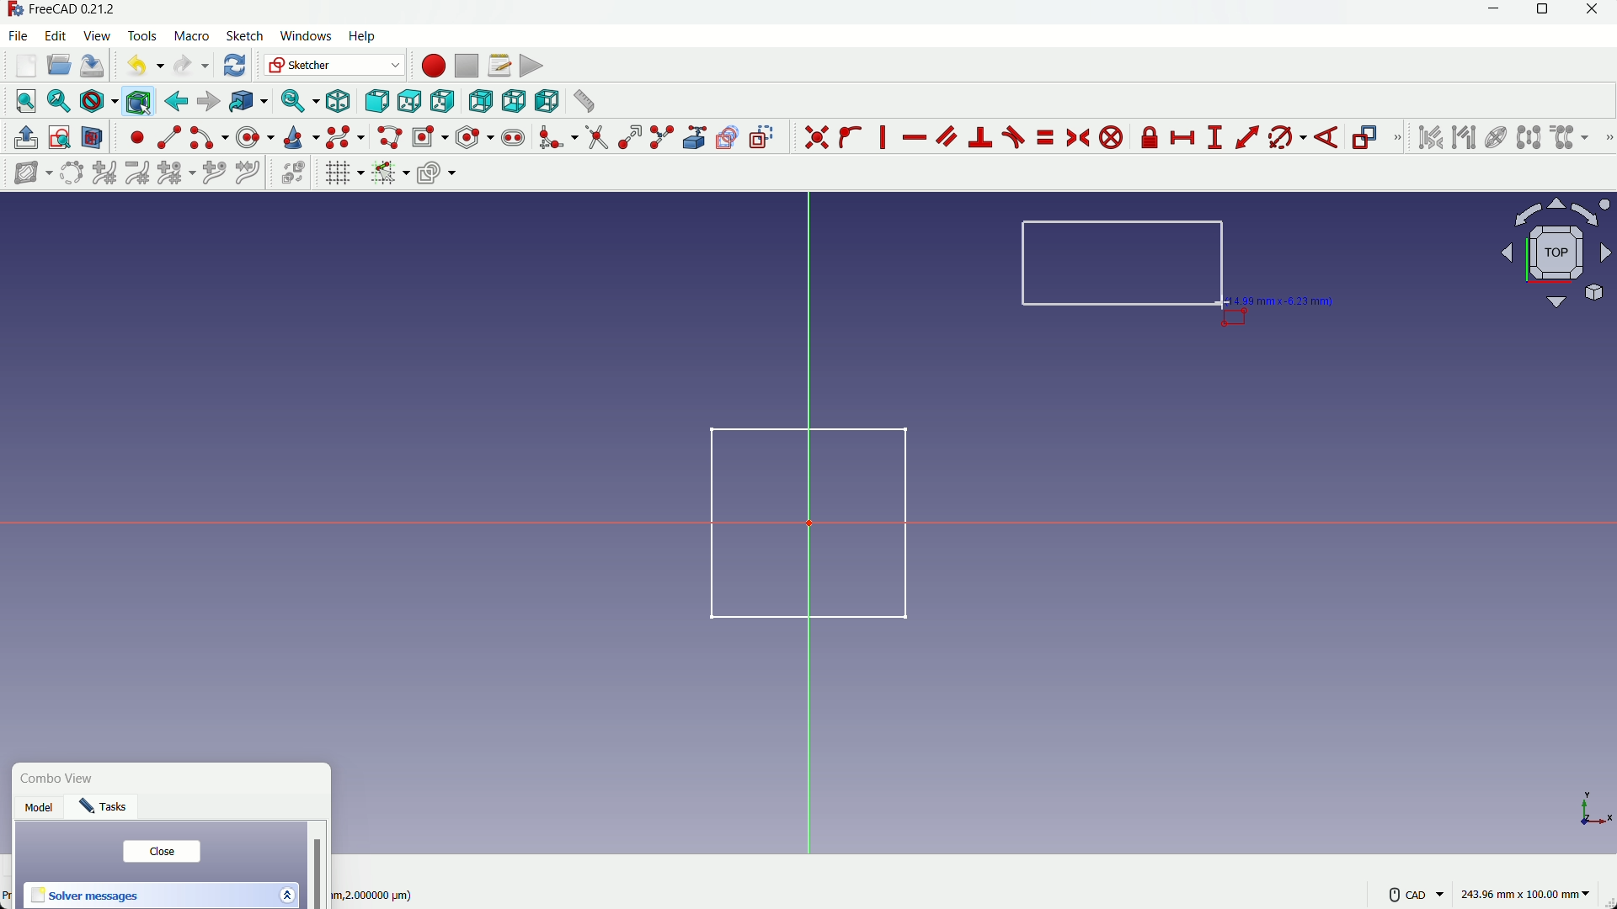 Image resolution: width=1617 pixels, height=909 pixels. What do you see at coordinates (513, 101) in the screenshot?
I see `bottom view` at bounding box center [513, 101].